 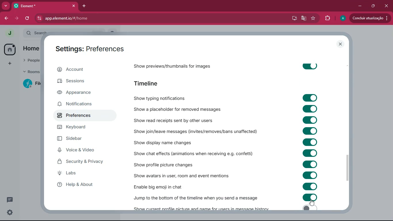 What do you see at coordinates (150, 84) in the screenshot?
I see `timeline` at bounding box center [150, 84].